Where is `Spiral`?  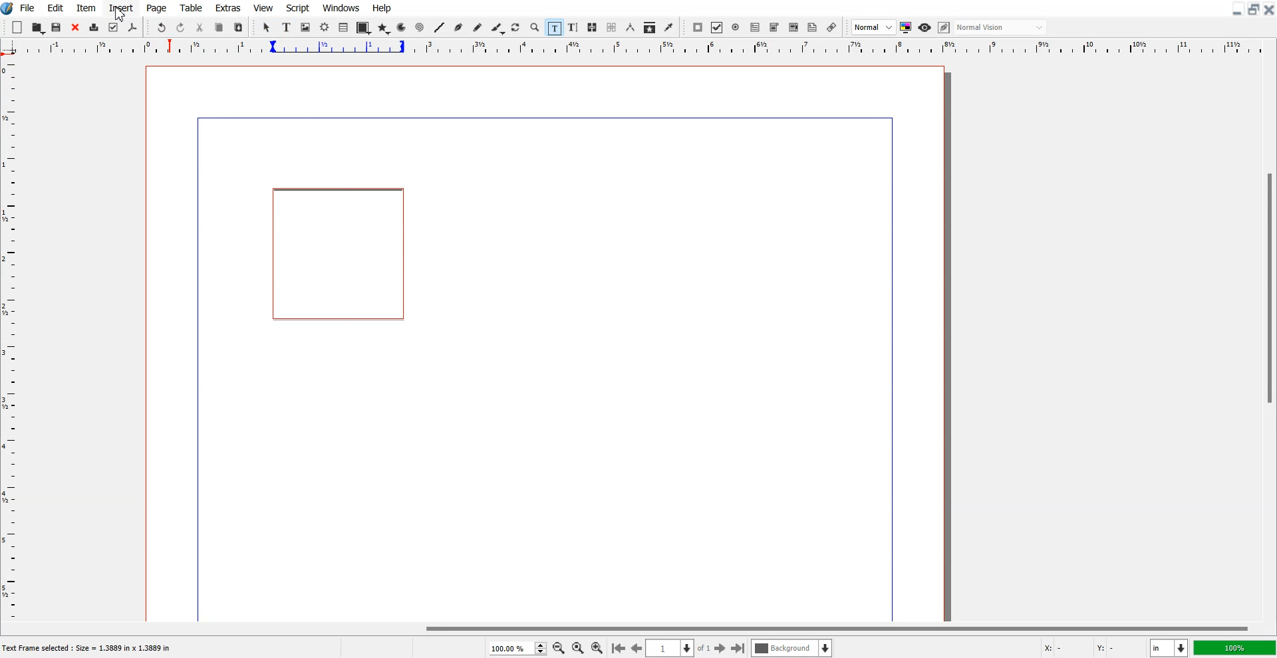
Spiral is located at coordinates (419, 28).